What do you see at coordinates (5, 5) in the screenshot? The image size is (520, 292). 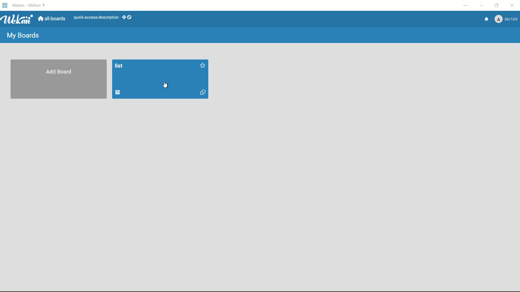 I see `wekan icon` at bounding box center [5, 5].